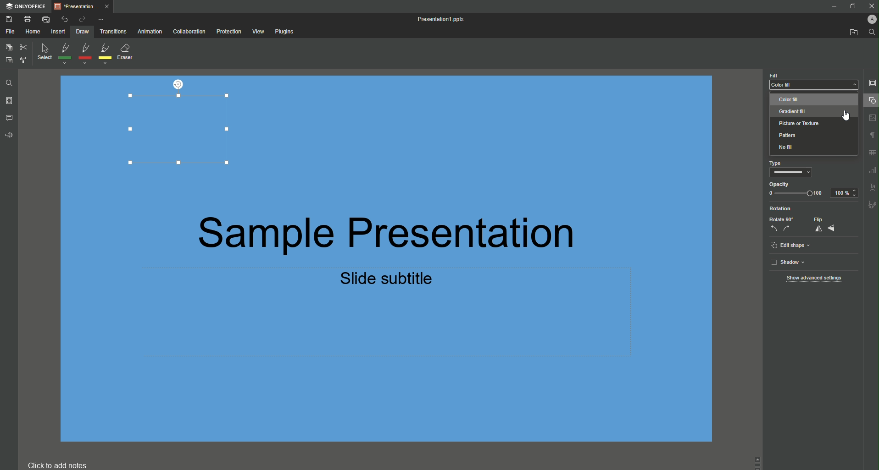 This screenshot has height=470, width=879. Describe the element at coordinates (780, 225) in the screenshot. I see `Rotate 90 deg` at that location.